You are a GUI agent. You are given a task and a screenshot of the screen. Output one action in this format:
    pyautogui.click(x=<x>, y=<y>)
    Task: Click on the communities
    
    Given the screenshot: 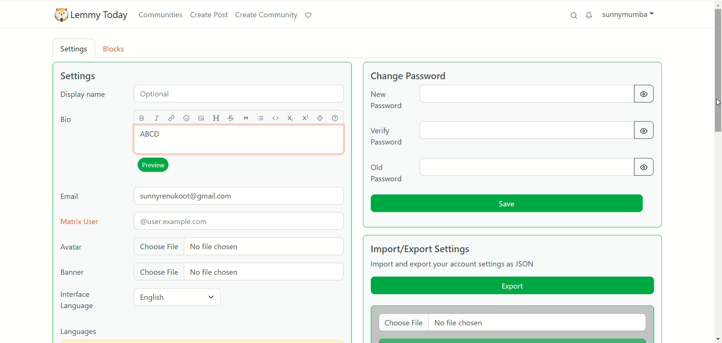 What is the action you would take?
    pyautogui.click(x=161, y=15)
    